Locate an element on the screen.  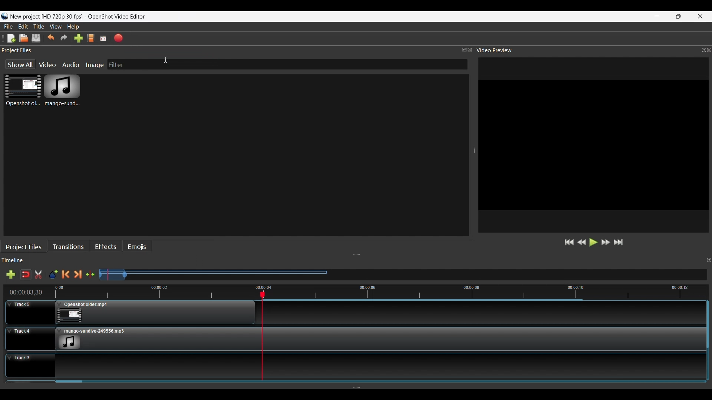
Edit is located at coordinates (23, 26).